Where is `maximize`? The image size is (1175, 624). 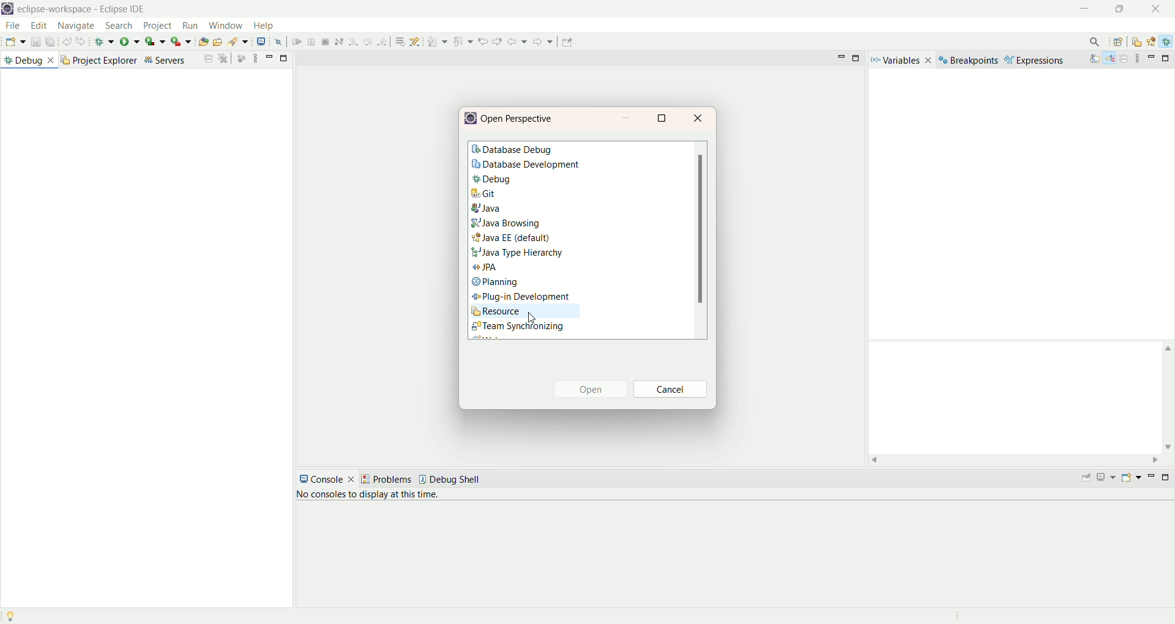 maximize is located at coordinates (665, 119).